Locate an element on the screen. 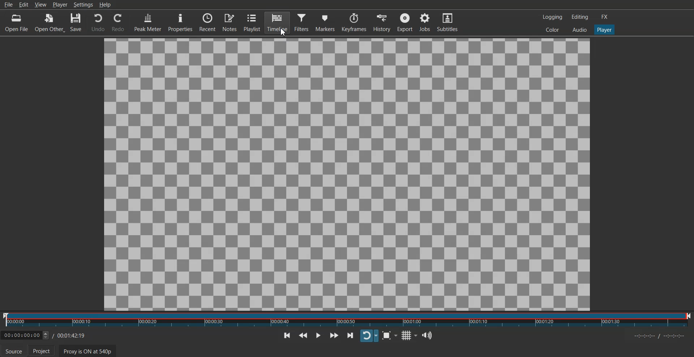 This screenshot has height=357, width=694. Toggle grid display on the player is located at coordinates (410, 335).